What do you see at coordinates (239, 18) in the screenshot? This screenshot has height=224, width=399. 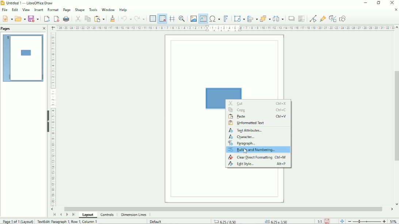 I see `Transformation` at bounding box center [239, 18].